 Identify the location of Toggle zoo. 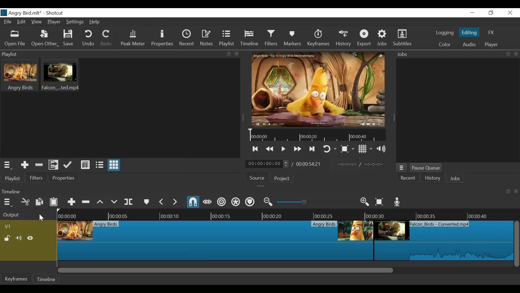
(347, 149).